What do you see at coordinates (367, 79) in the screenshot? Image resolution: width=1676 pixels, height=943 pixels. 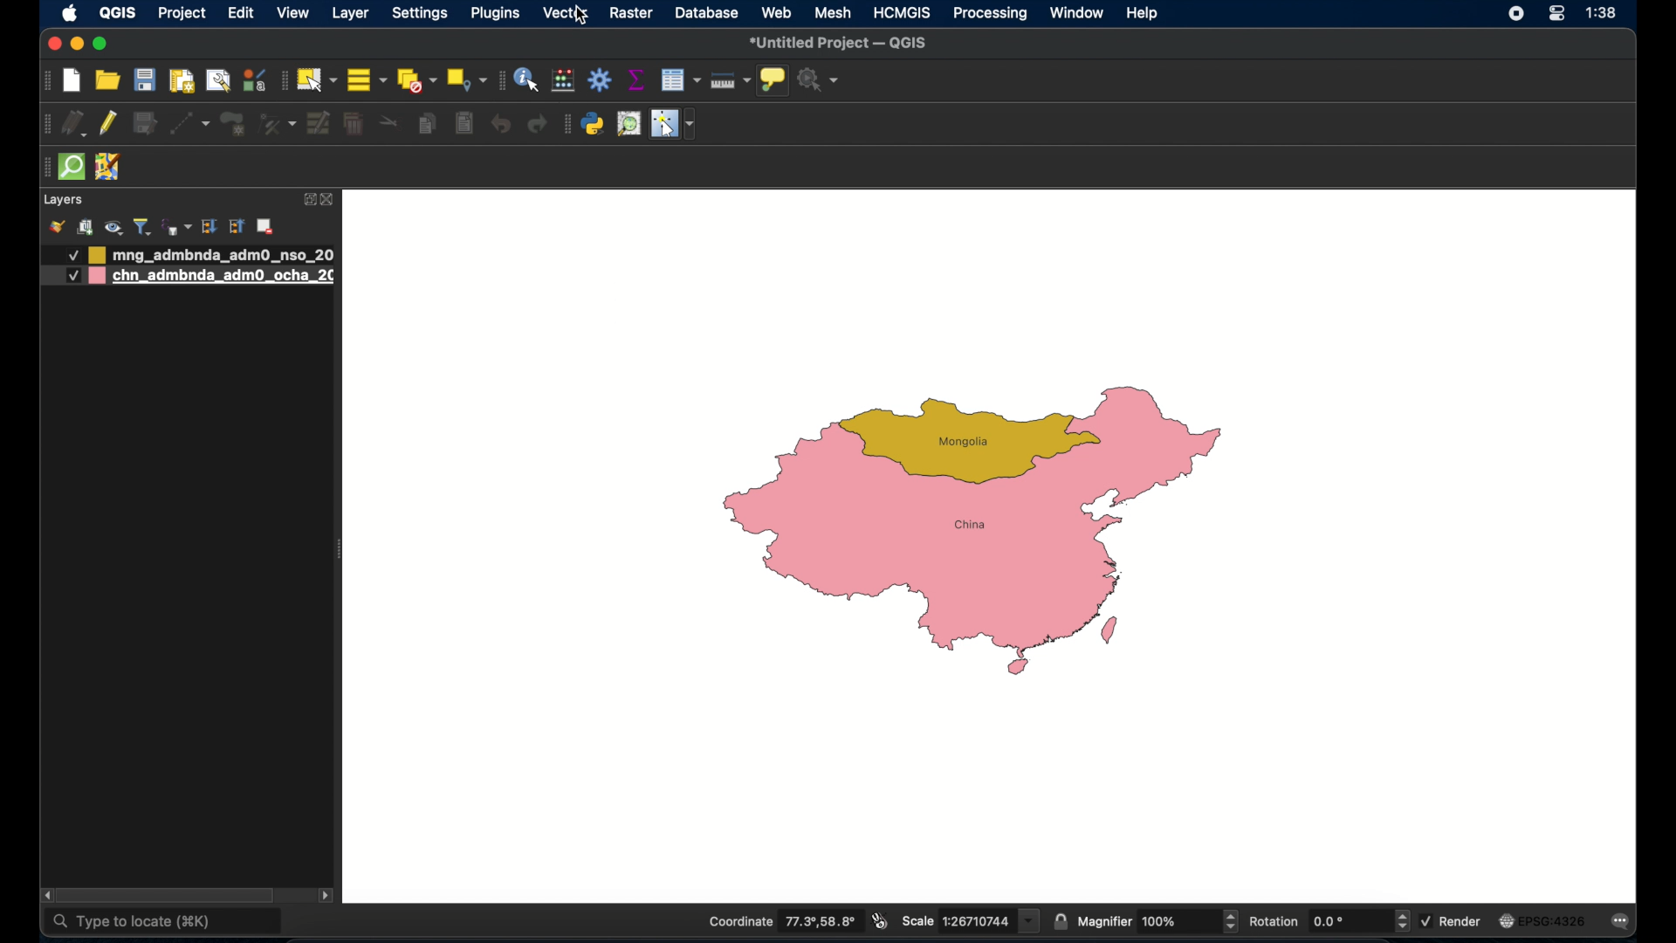 I see `select all features` at bounding box center [367, 79].